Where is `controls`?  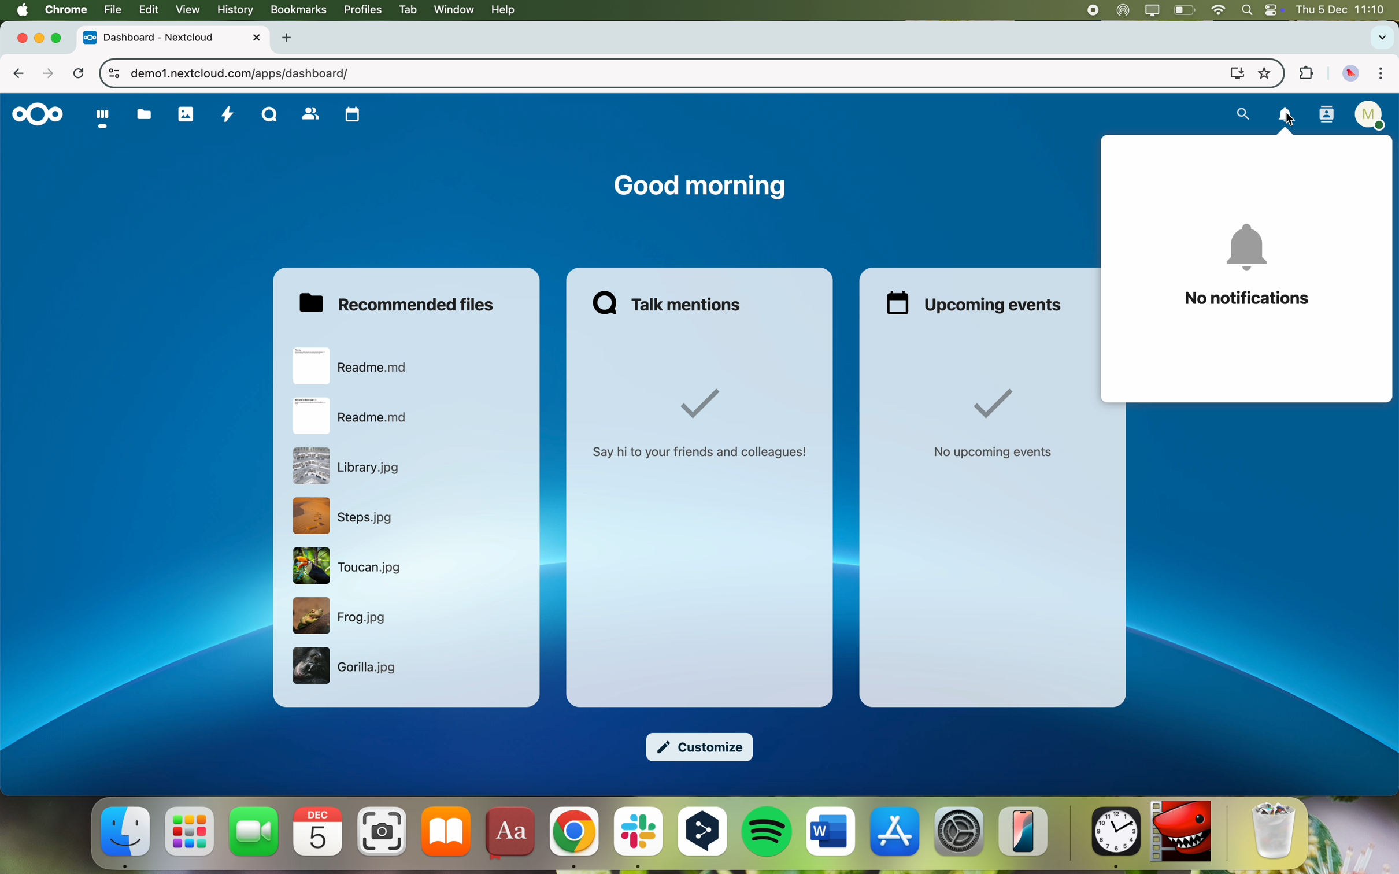
controls is located at coordinates (1274, 10).